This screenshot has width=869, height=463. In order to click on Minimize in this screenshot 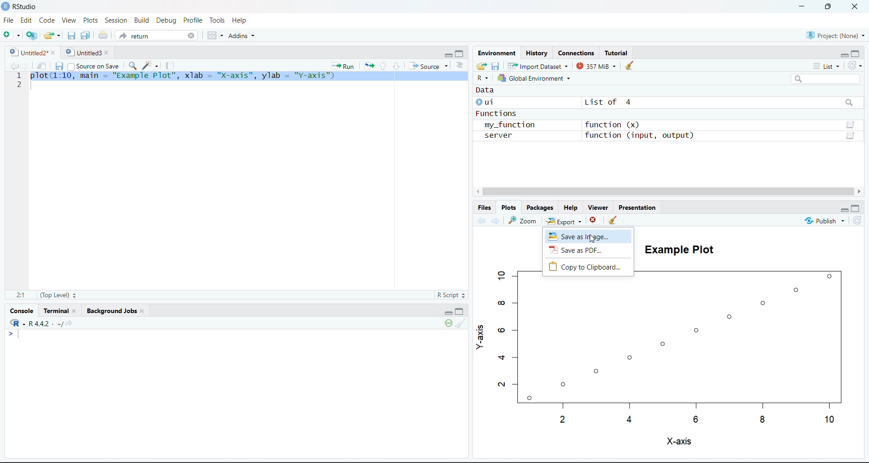, I will do `click(447, 312)`.